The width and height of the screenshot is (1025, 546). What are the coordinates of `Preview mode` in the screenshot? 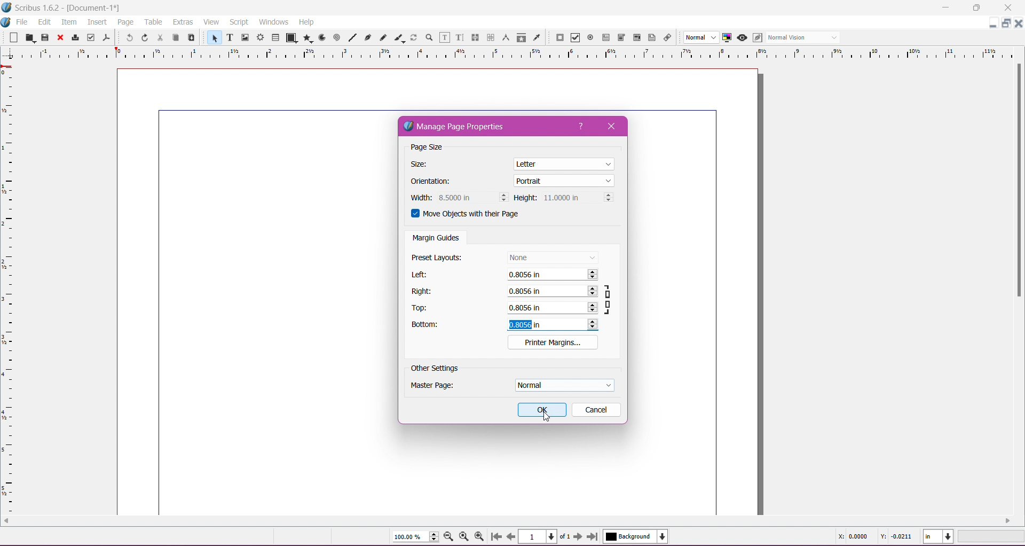 It's located at (742, 38).